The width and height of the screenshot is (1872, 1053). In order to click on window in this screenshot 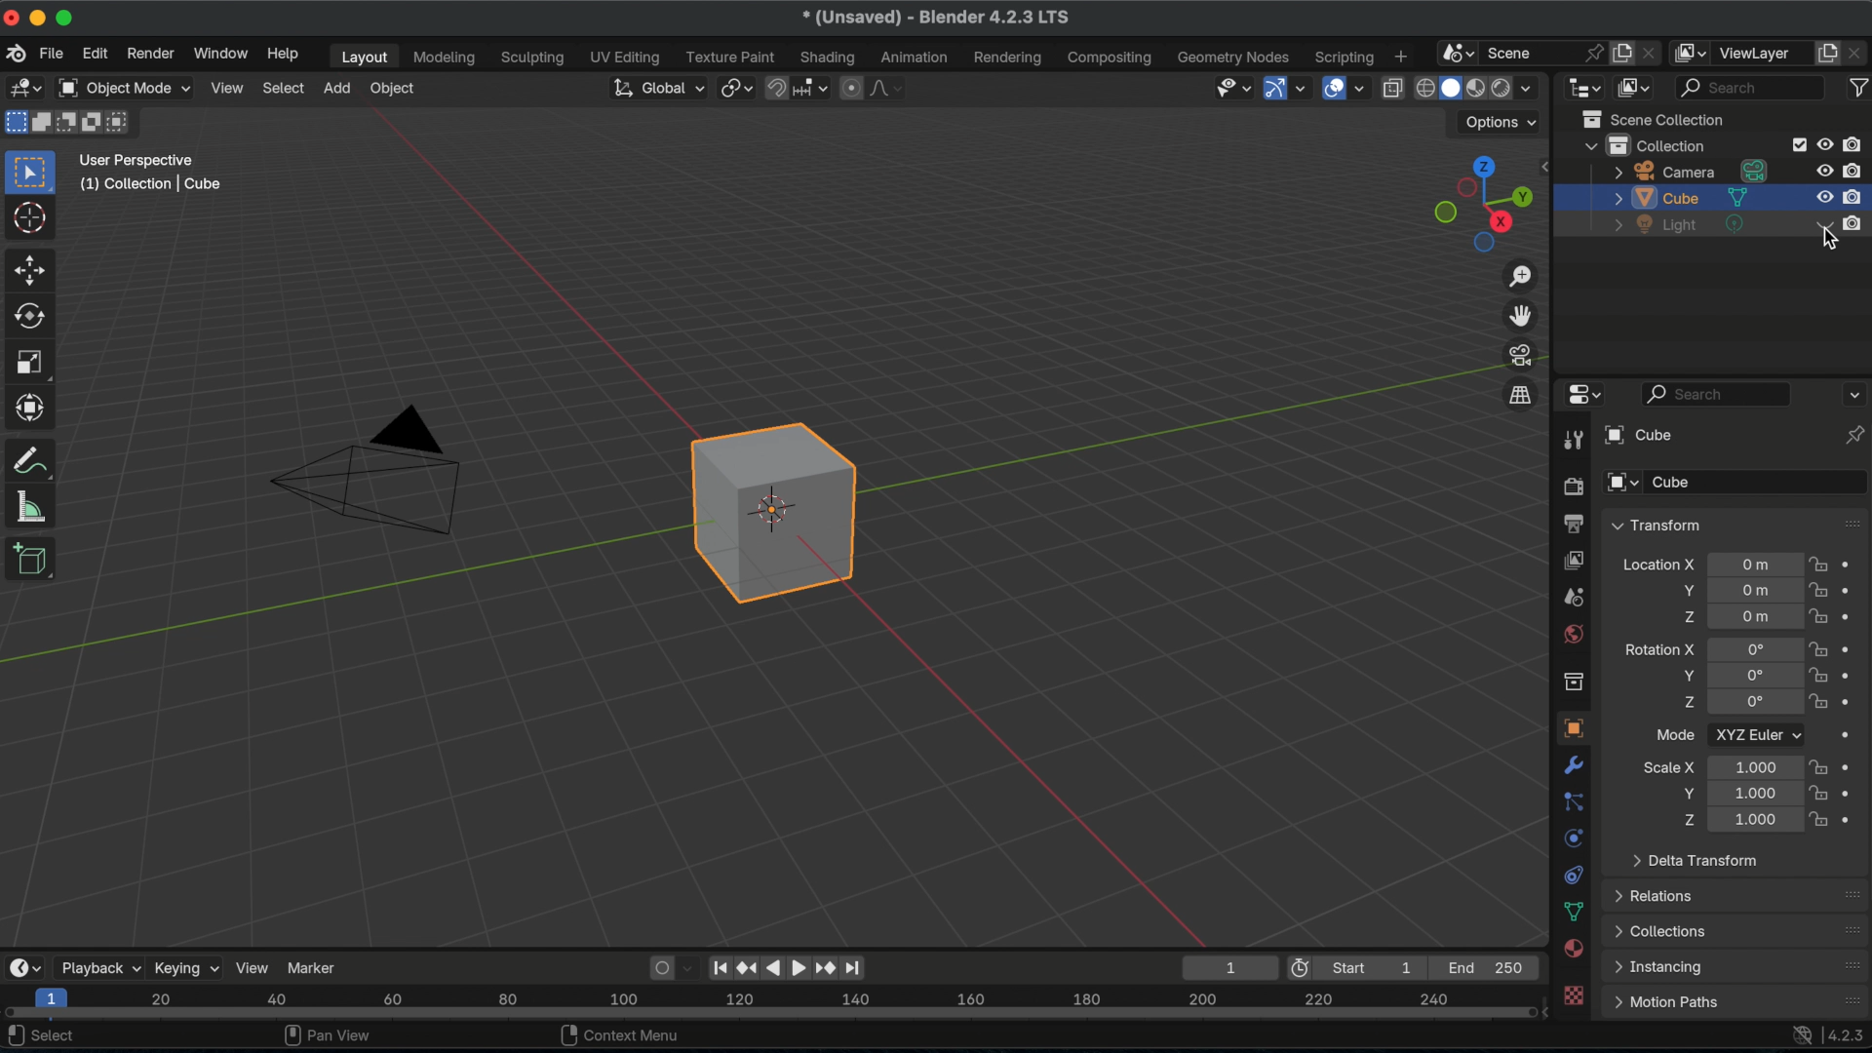, I will do `click(223, 52)`.